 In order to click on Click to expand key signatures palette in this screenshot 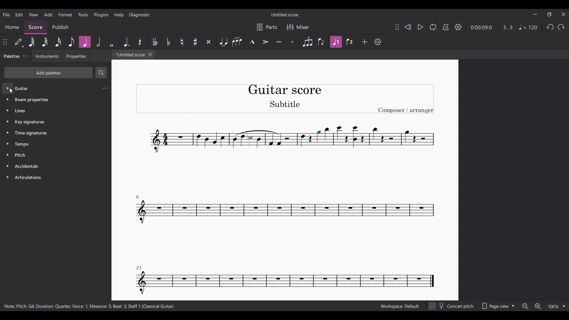, I will do `click(8, 121)`.